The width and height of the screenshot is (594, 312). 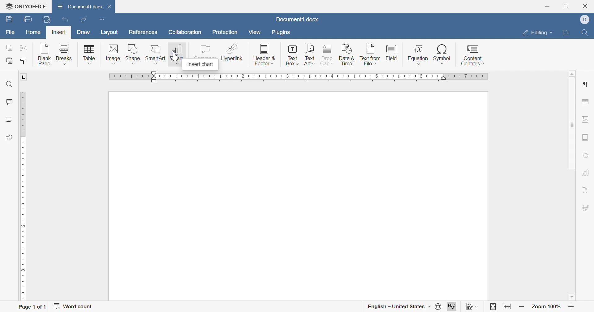 What do you see at coordinates (369, 54) in the screenshot?
I see `Text from File` at bounding box center [369, 54].